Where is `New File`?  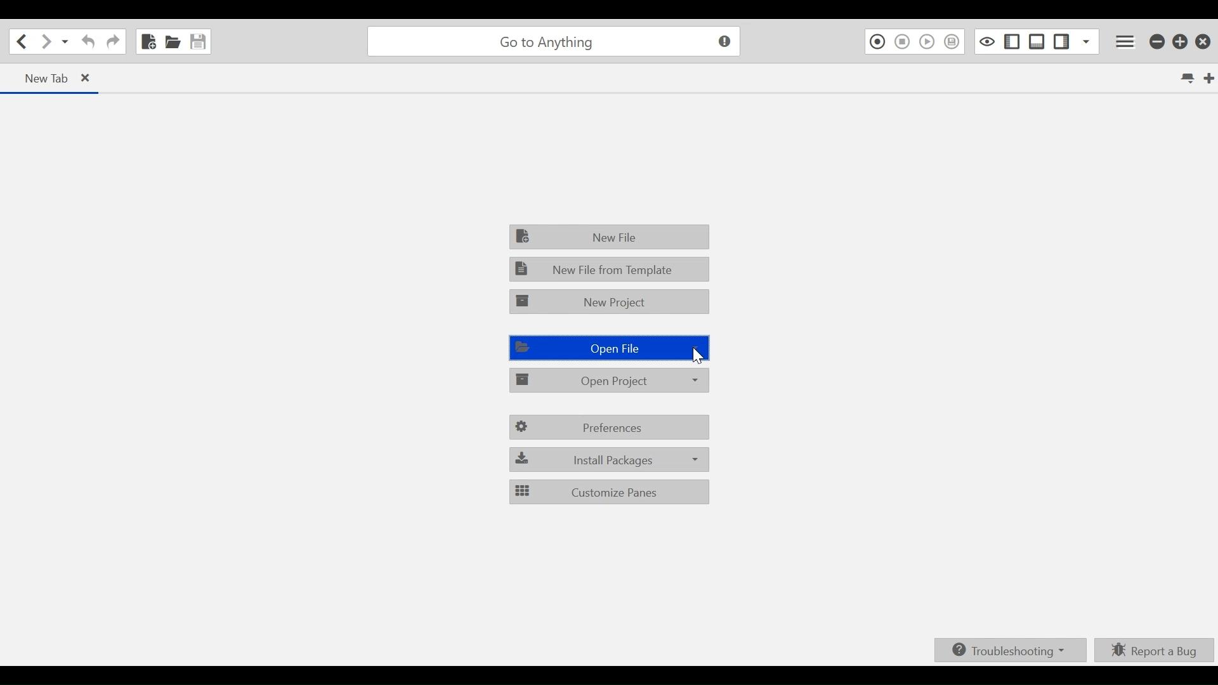
New File is located at coordinates (608, 237).